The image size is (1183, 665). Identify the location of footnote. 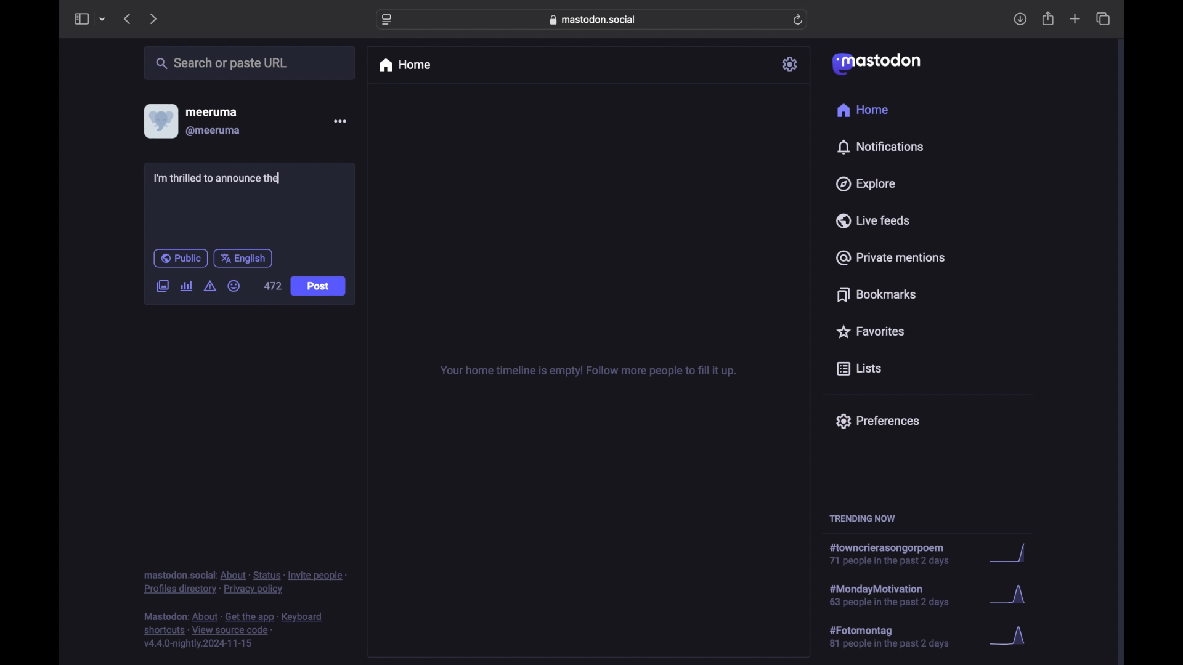
(245, 583).